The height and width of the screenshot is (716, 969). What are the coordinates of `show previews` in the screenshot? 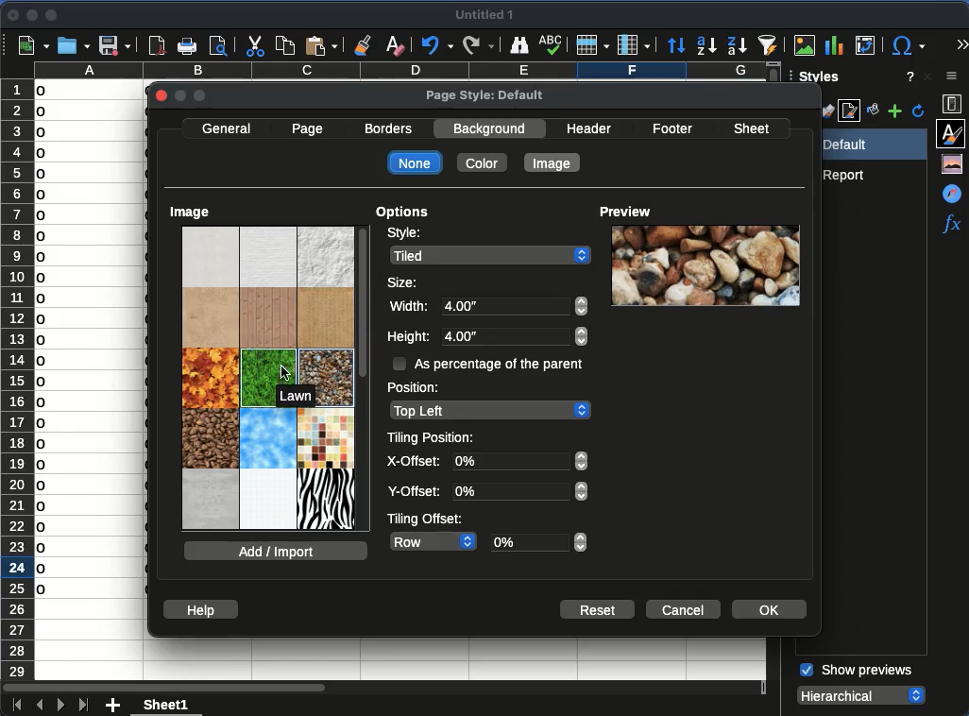 It's located at (855, 671).